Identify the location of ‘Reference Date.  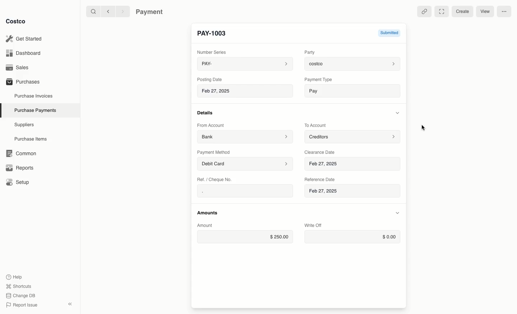
(319, 179).